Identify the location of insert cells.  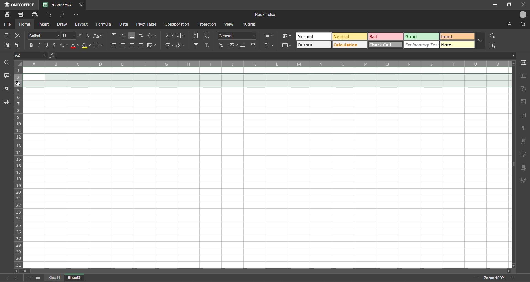
(270, 35).